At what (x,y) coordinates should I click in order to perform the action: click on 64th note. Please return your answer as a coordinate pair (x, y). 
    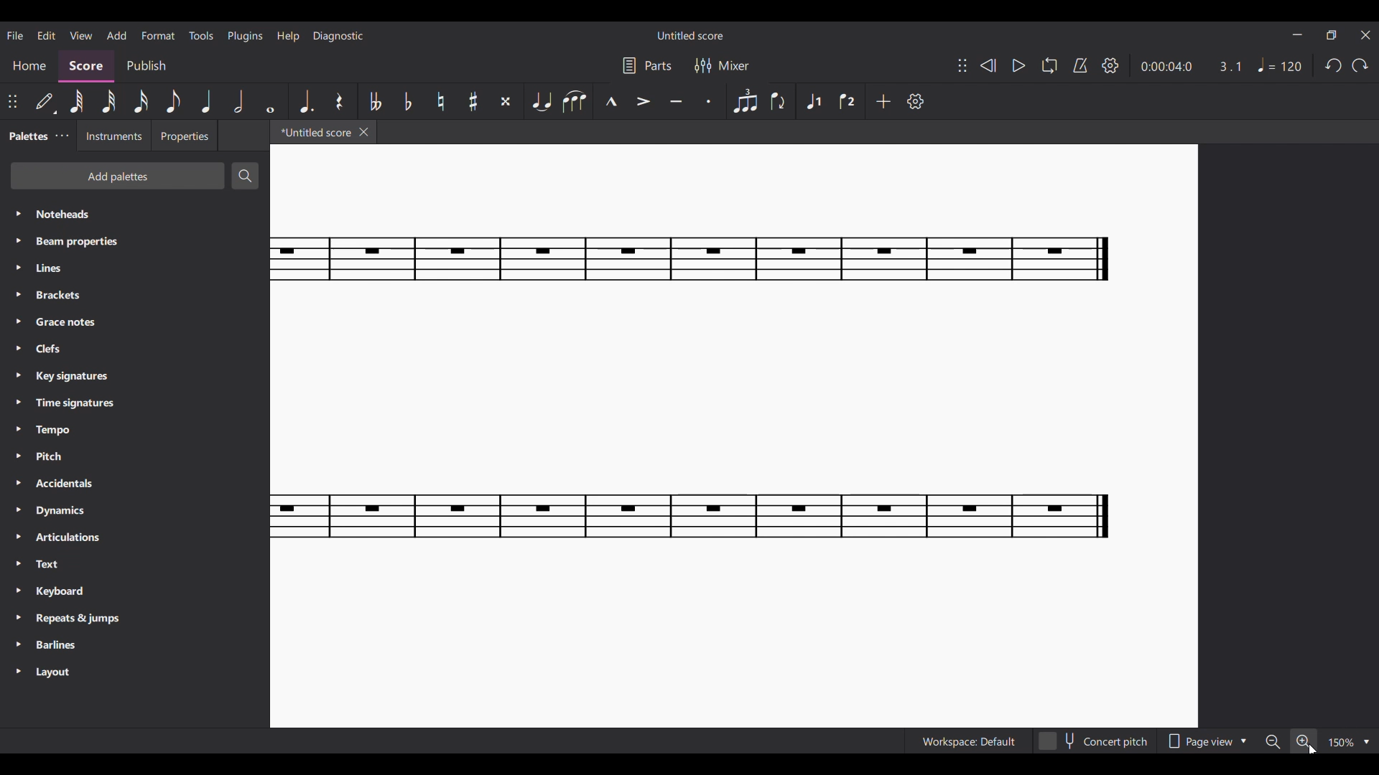
    Looking at the image, I should click on (78, 102).